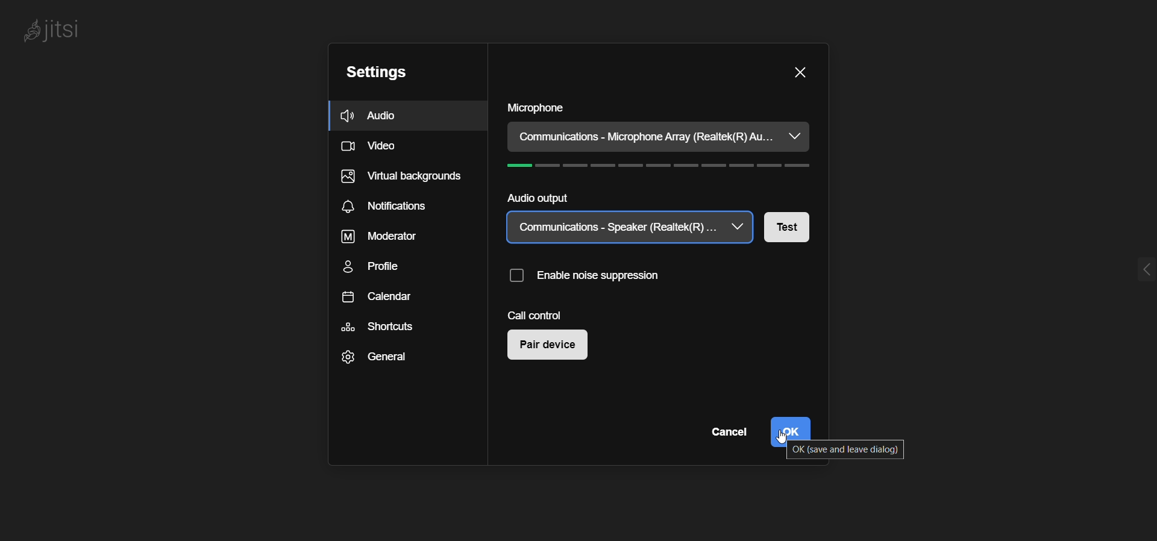 This screenshot has height=541, width=1157. I want to click on profile, so click(379, 267).